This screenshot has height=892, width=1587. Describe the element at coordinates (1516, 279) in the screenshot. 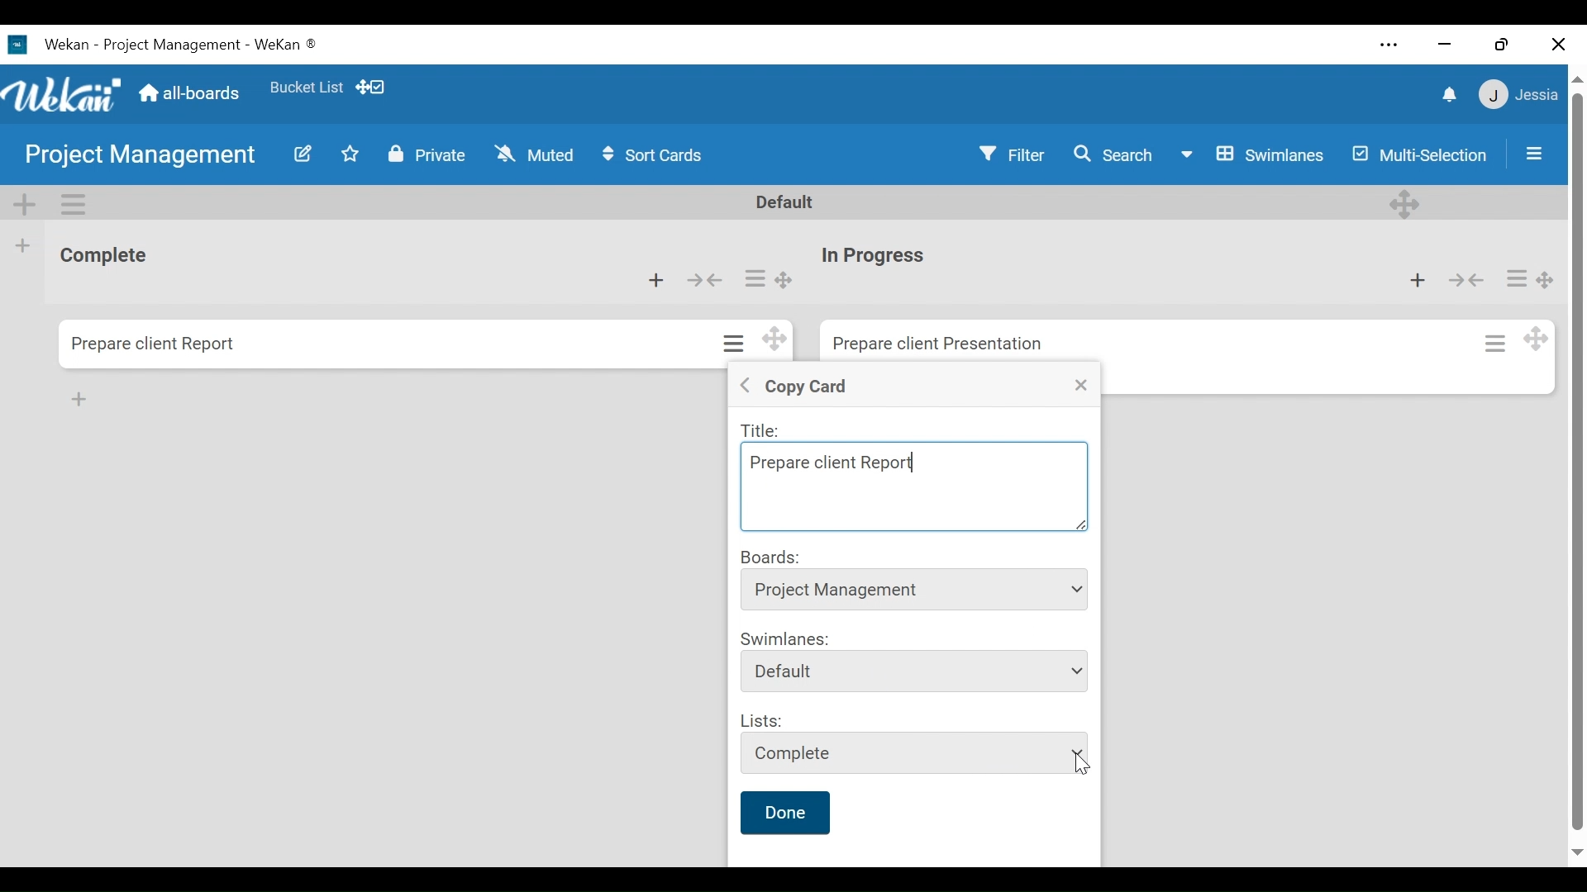

I see `Card actions` at that location.